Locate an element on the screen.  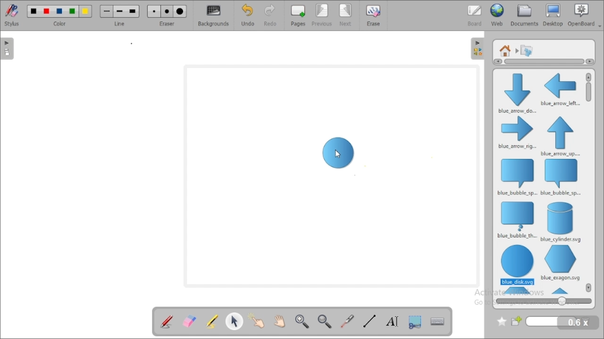
sidebar settings is located at coordinates (478, 49).